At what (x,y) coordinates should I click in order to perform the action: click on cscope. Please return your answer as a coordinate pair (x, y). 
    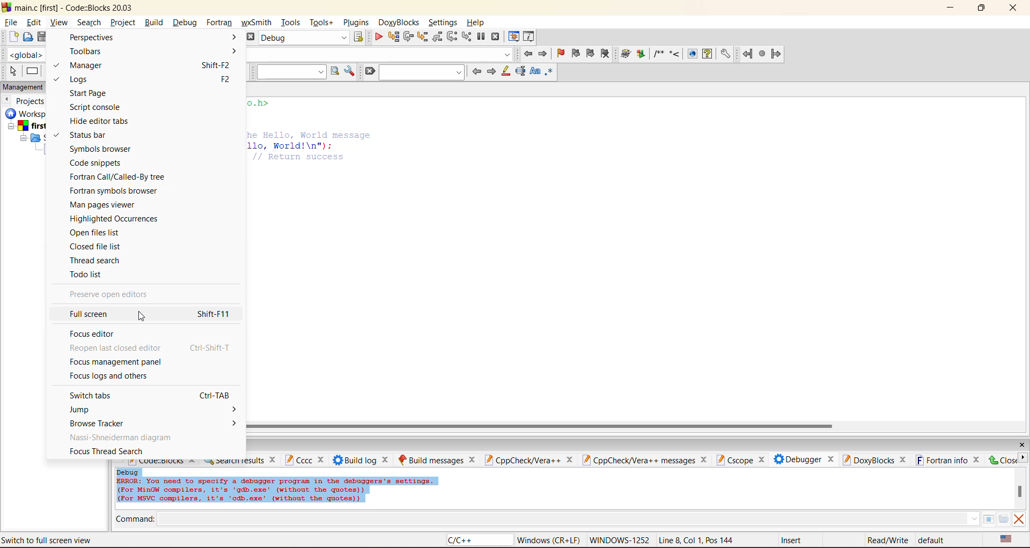
    Looking at the image, I should click on (740, 458).